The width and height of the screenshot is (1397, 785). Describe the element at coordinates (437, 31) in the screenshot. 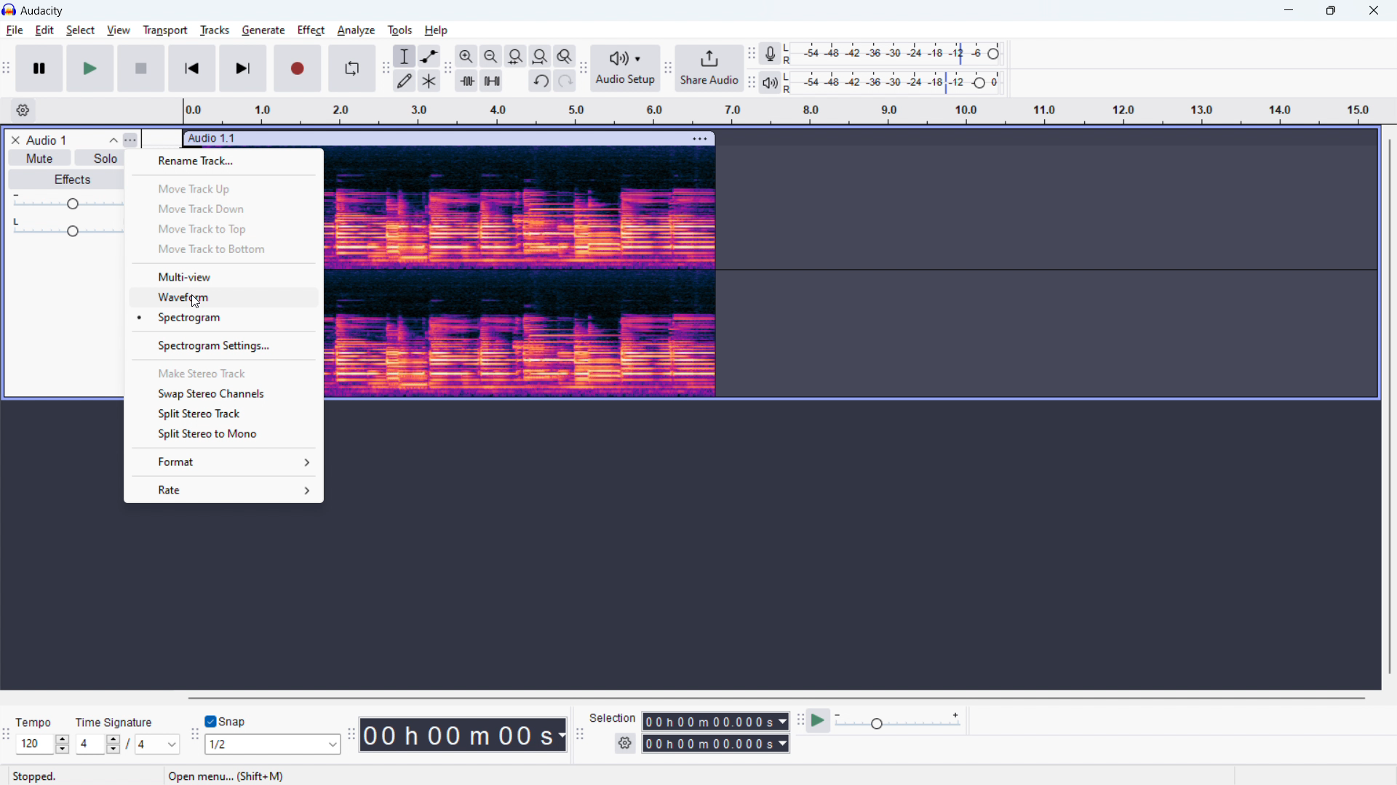

I see `help` at that location.